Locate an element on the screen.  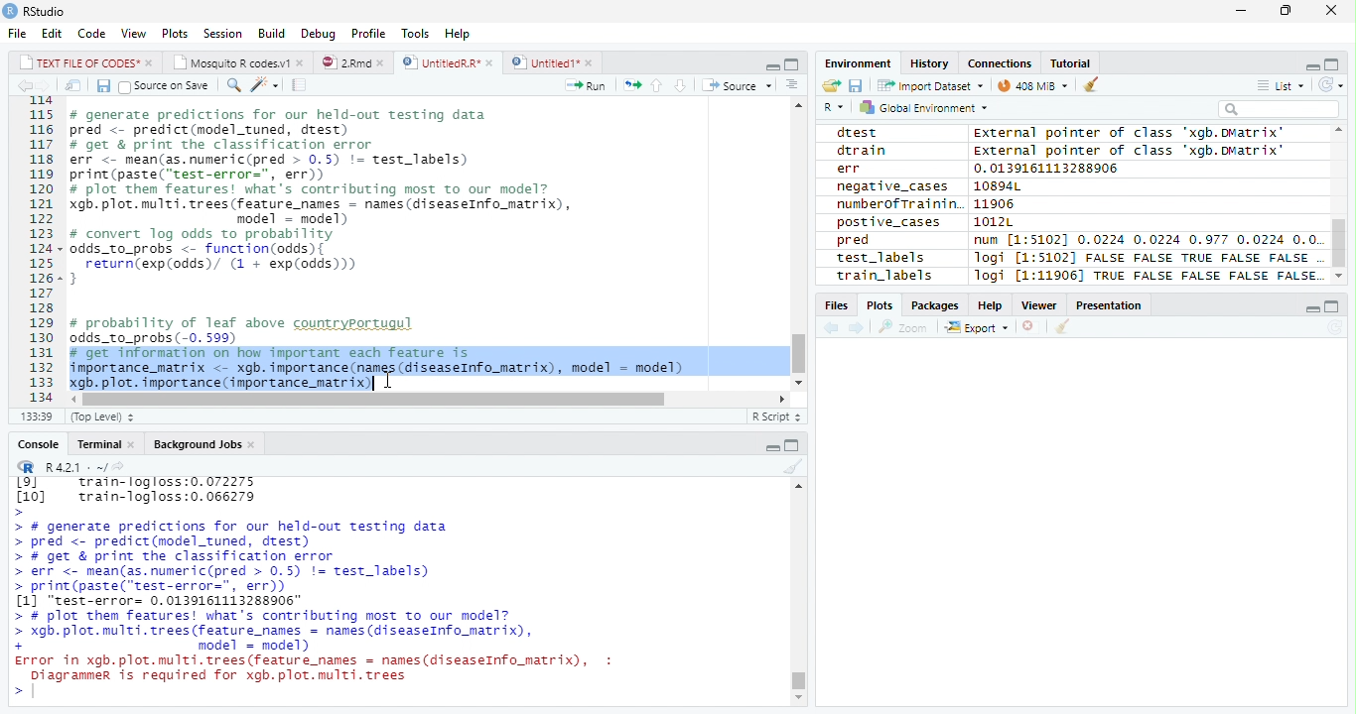
 Untitled1*  is located at coordinates (553, 61).